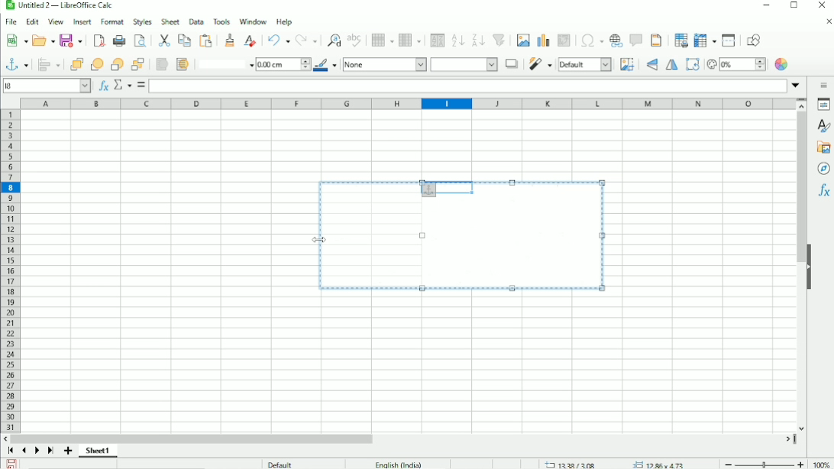 Image resolution: width=834 pixels, height=469 pixels. What do you see at coordinates (381, 40) in the screenshot?
I see `Row` at bounding box center [381, 40].